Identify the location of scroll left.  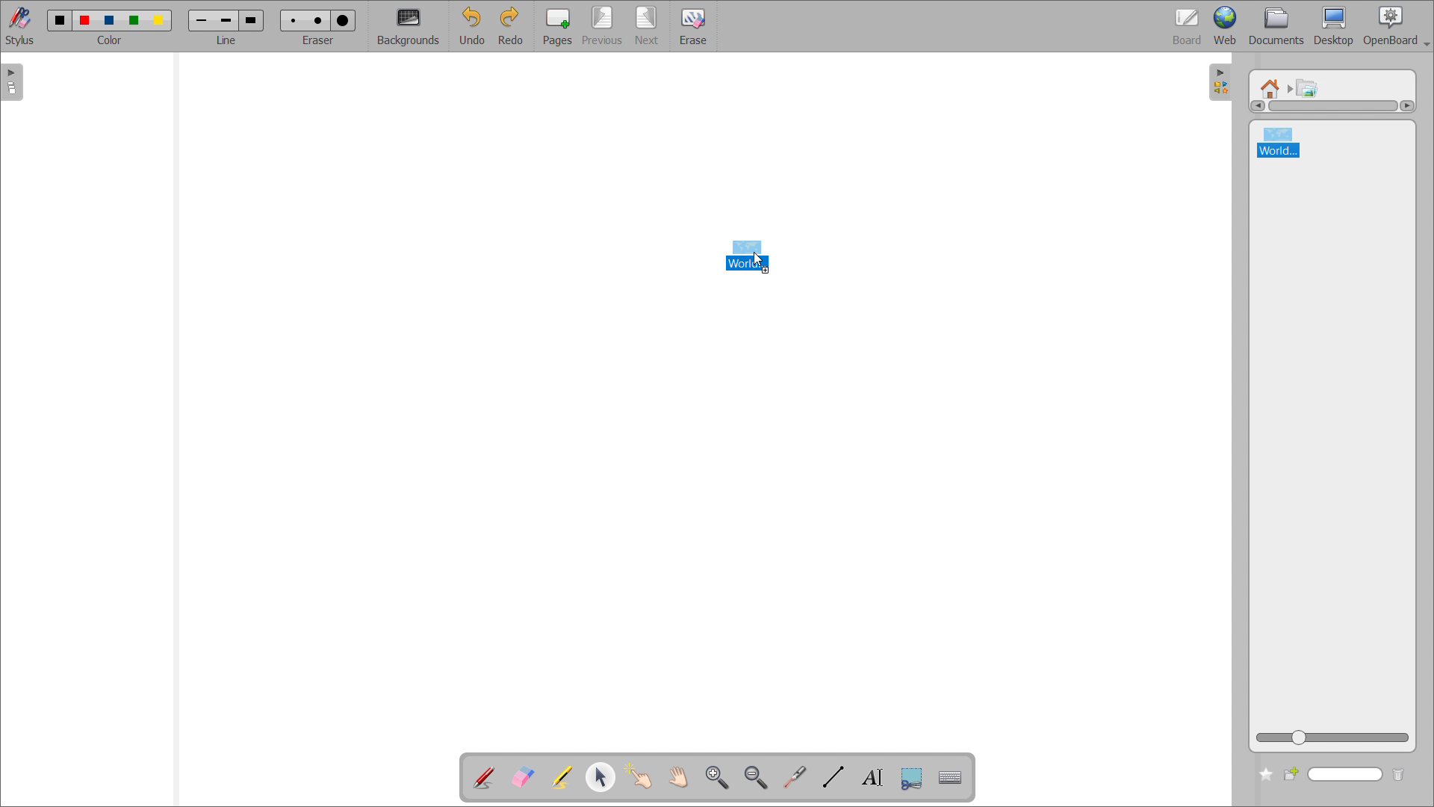
(1256, 105).